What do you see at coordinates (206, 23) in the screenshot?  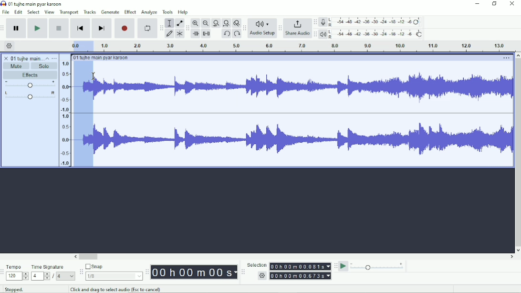 I see `Zoom Out` at bounding box center [206, 23].